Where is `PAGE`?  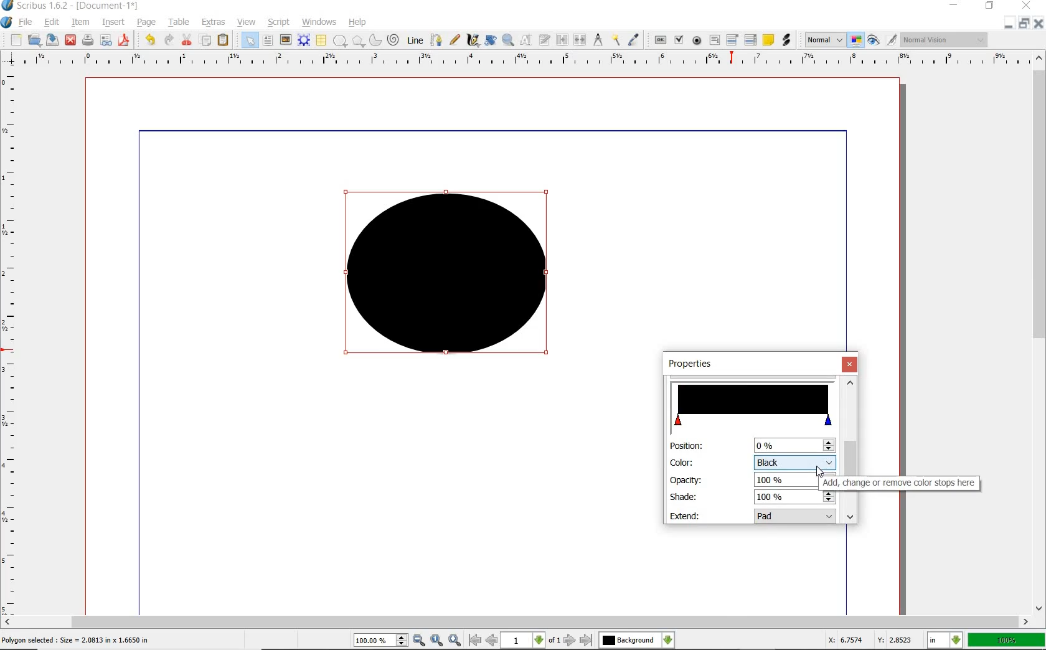
PAGE is located at coordinates (144, 23).